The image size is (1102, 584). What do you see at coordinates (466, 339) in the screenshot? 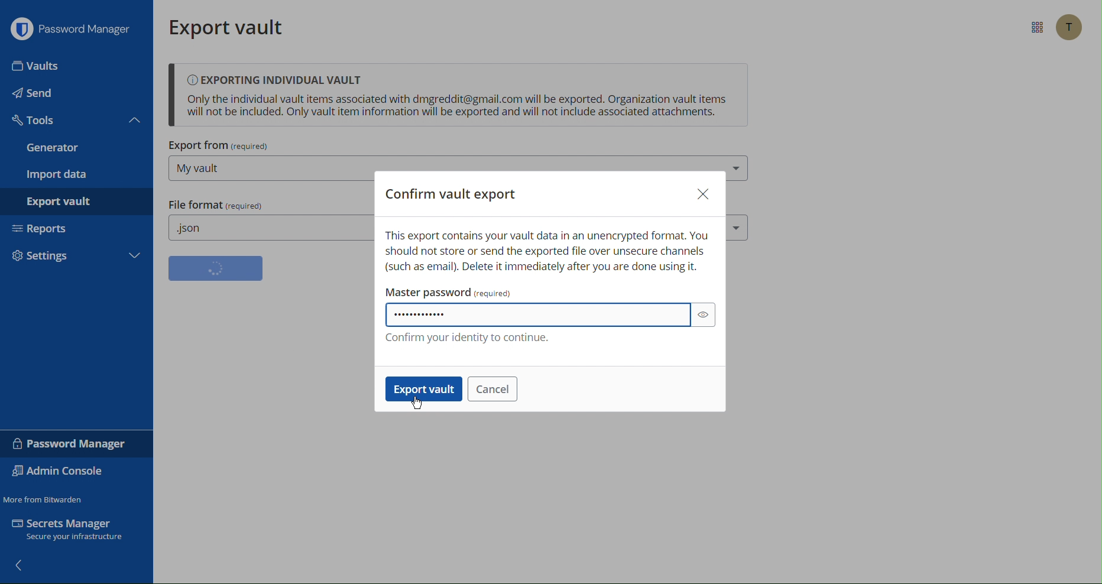
I see `Confirm your identify to continue` at bounding box center [466, 339].